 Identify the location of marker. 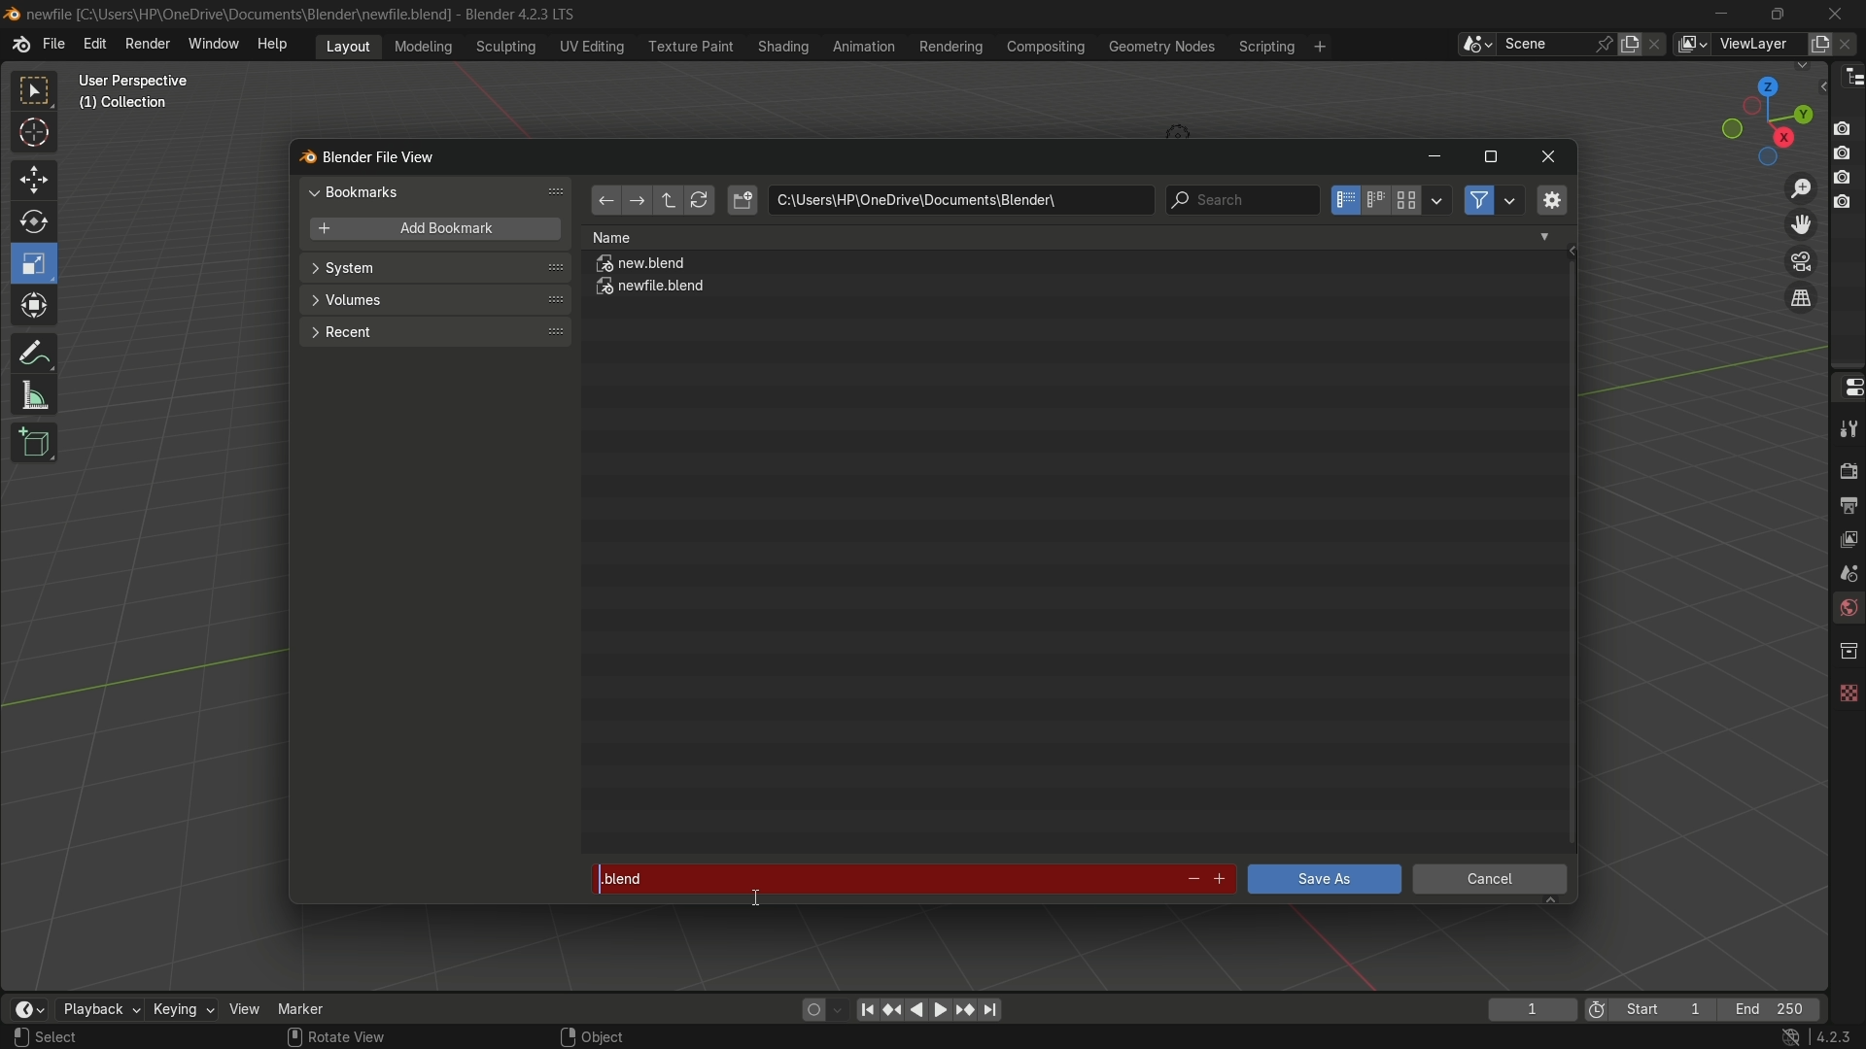
(316, 1007).